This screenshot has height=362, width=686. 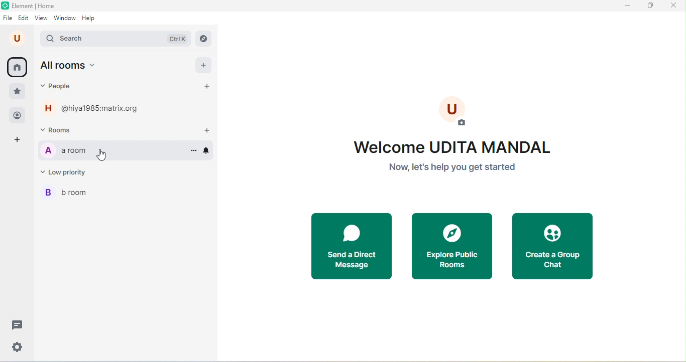 What do you see at coordinates (451, 246) in the screenshot?
I see `explore public rooms` at bounding box center [451, 246].